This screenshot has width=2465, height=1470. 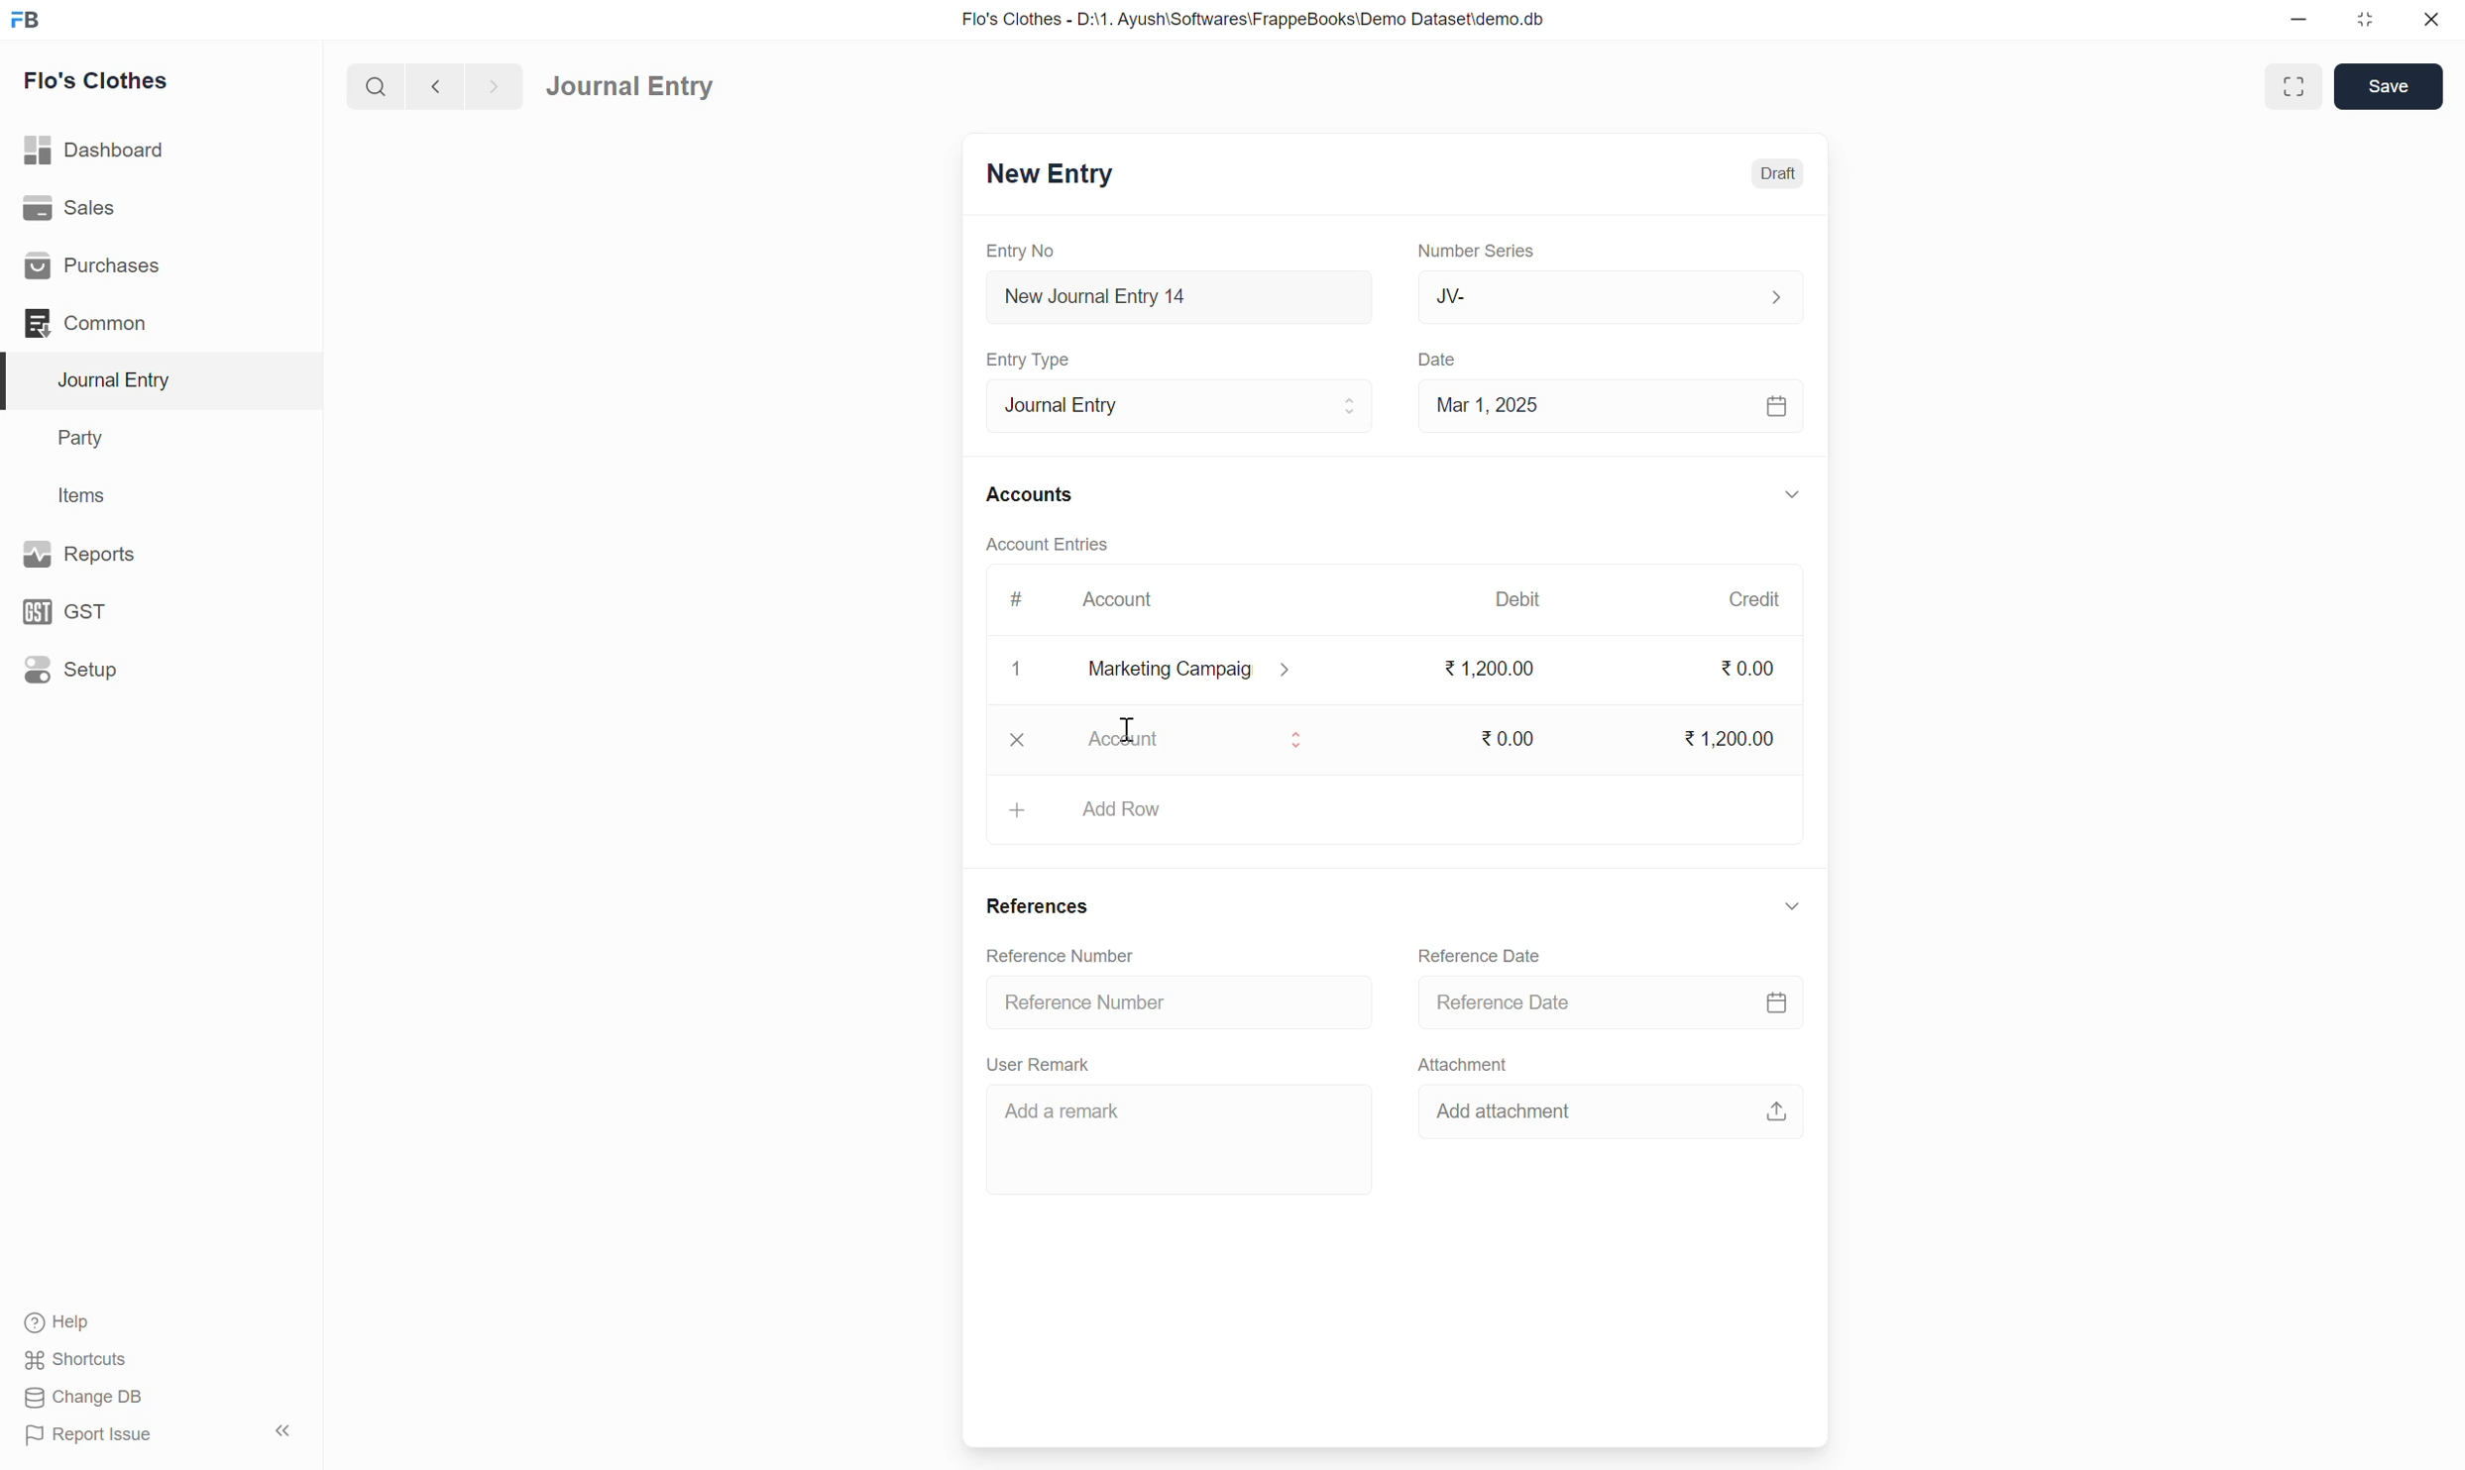 What do you see at coordinates (96, 1436) in the screenshot?
I see `Report Issue` at bounding box center [96, 1436].